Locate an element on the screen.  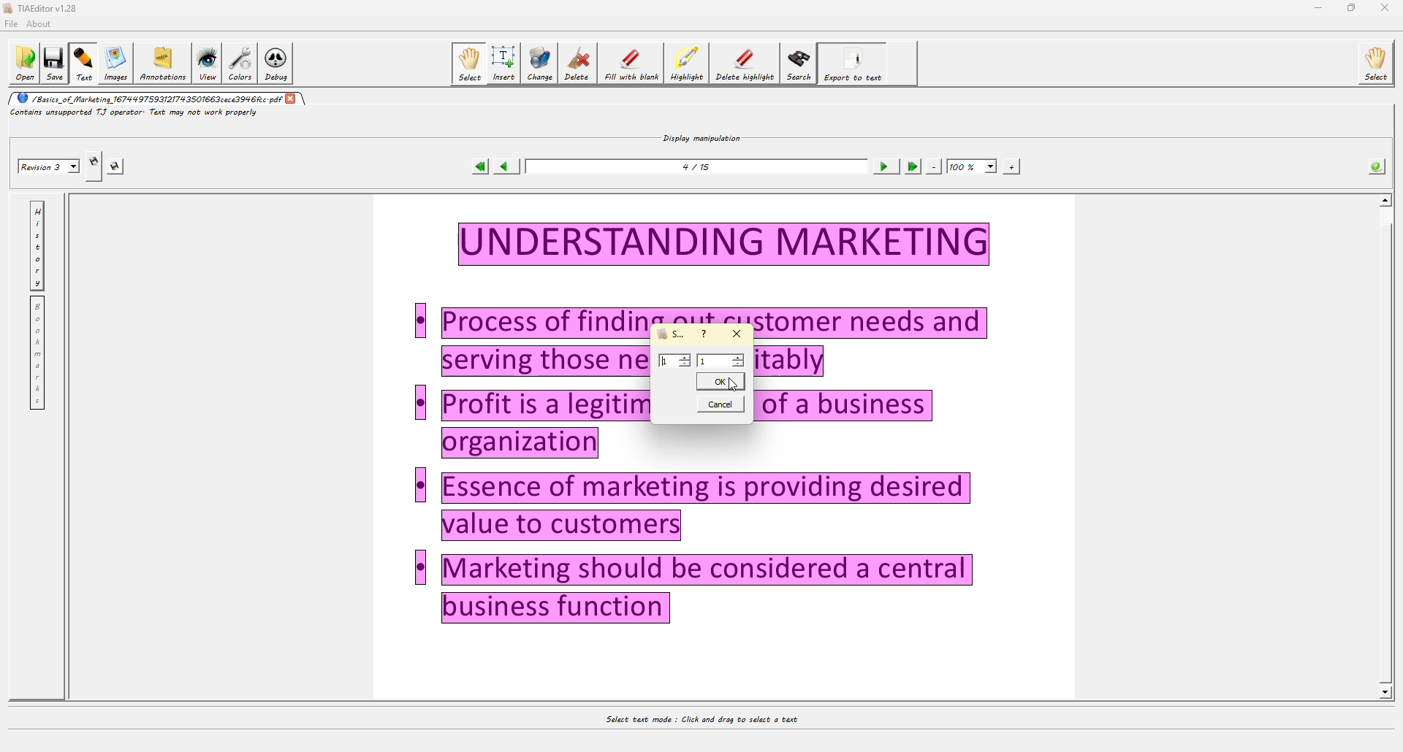
open is located at coordinates (26, 64).